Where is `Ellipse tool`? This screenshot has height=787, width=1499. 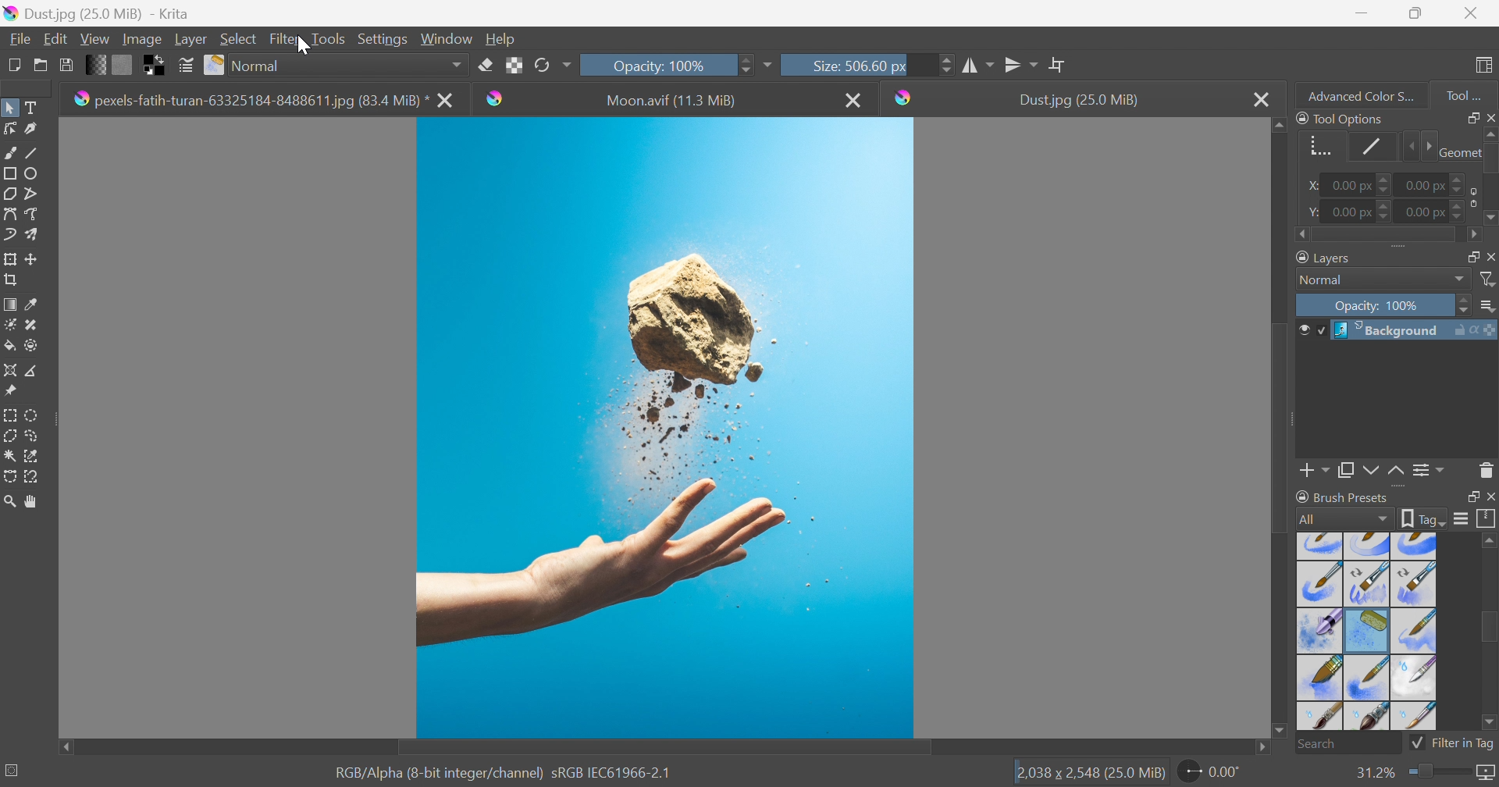 Ellipse tool is located at coordinates (36, 173).